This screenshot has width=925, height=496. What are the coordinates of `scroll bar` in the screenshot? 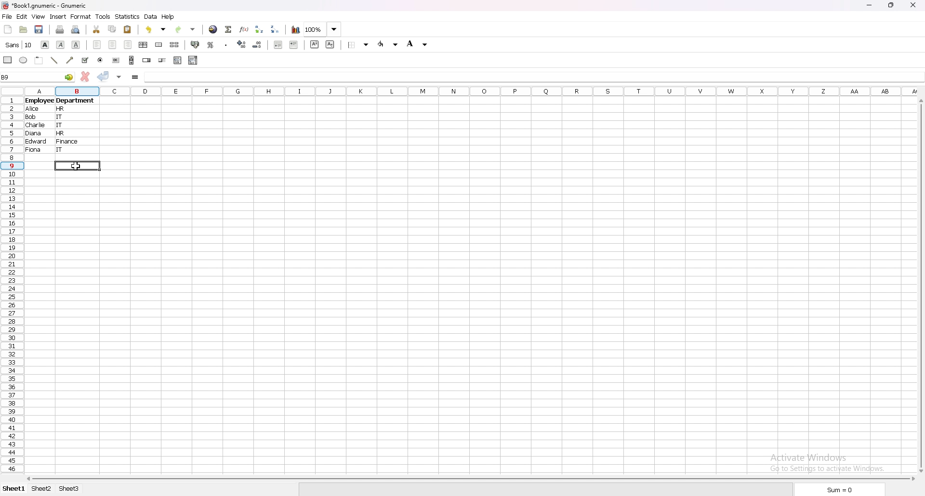 It's located at (471, 478).